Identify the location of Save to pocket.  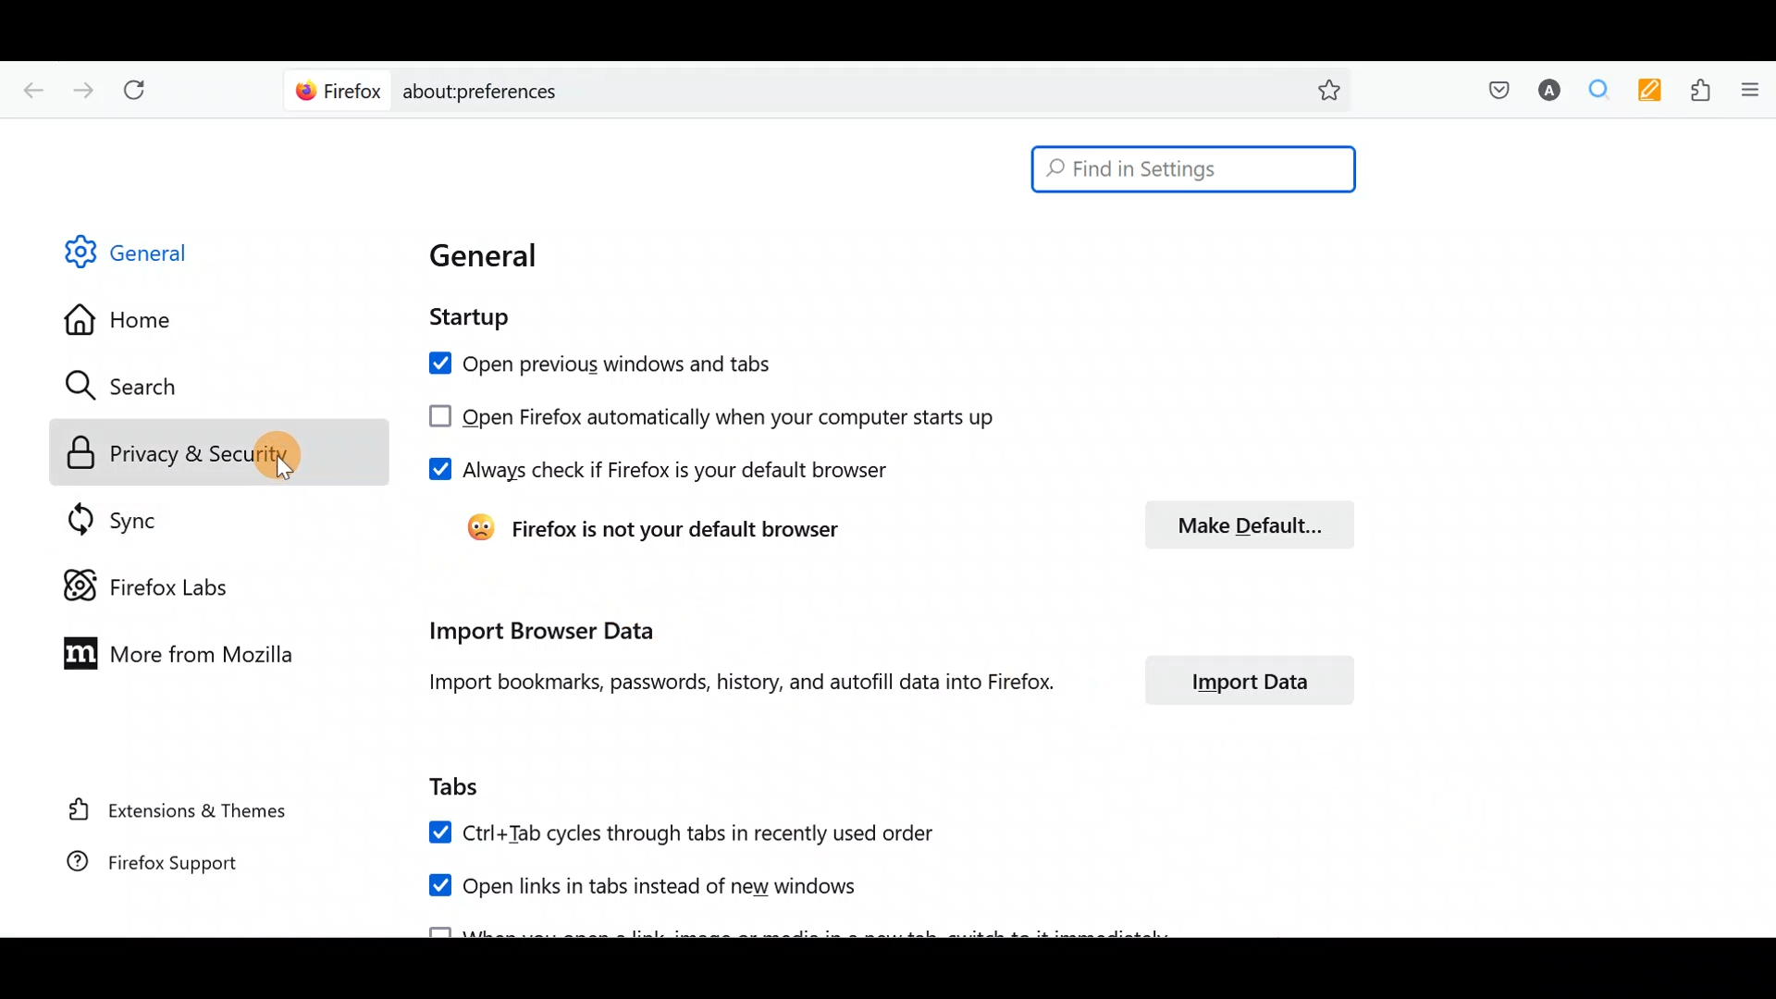
(1491, 89).